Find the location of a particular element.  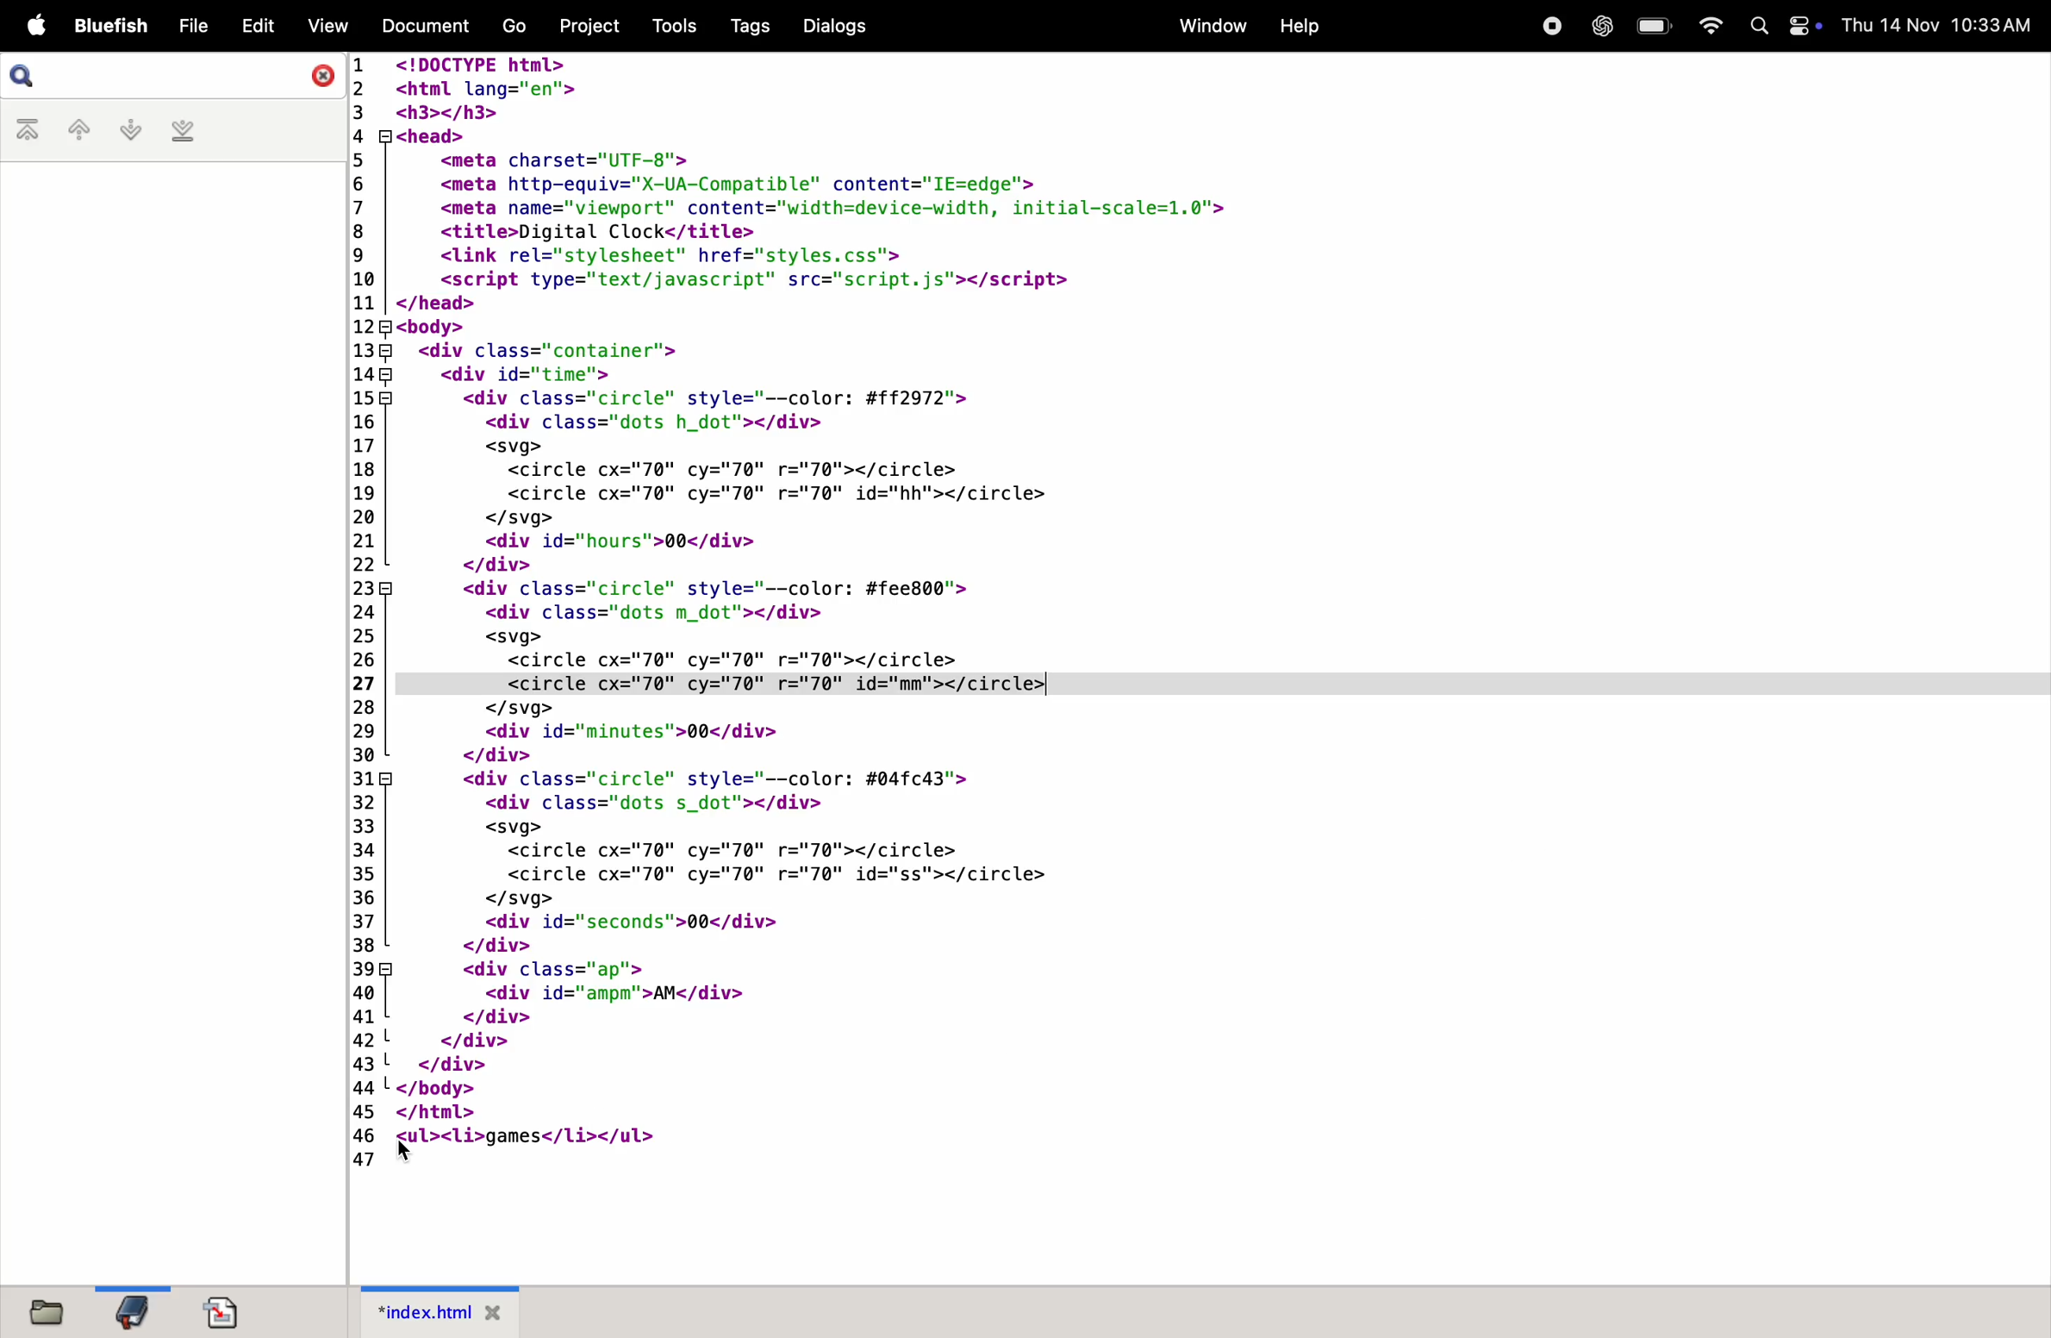

bluefish is located at coordinates (107, 24).